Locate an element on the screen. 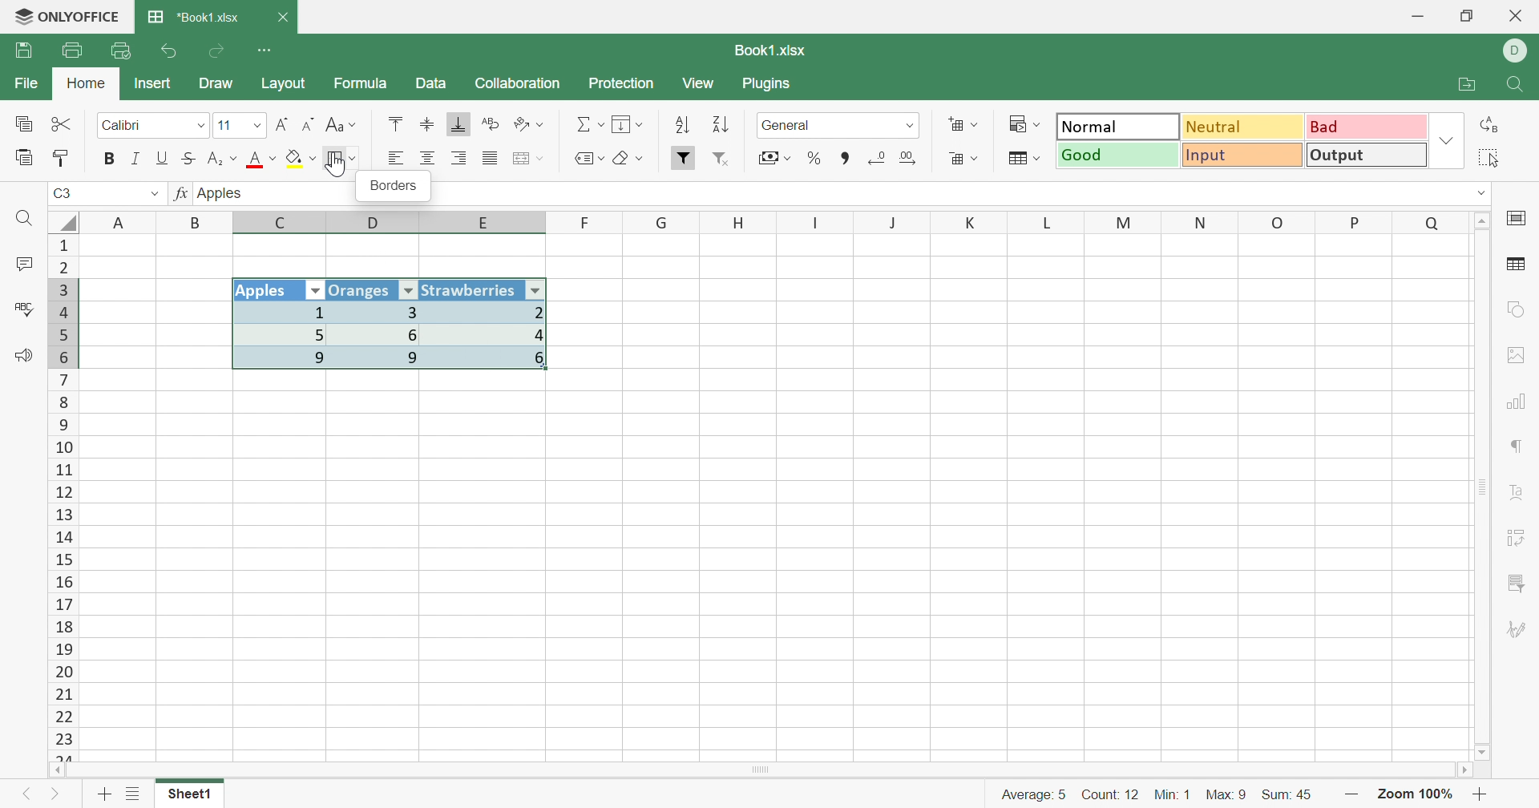 The width and height of the screenshot is (1539, 808). Autofilter is located at coordinates (408, 291).